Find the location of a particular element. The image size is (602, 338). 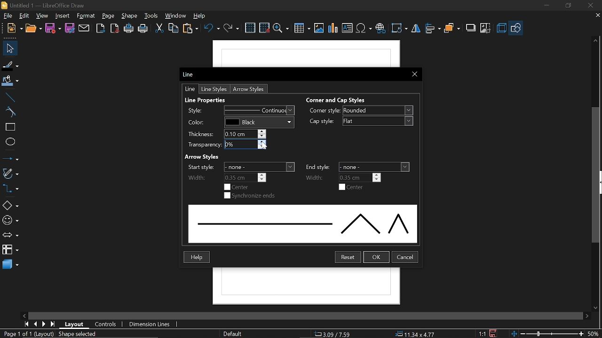

fill line is located at coordinates (10, 66).